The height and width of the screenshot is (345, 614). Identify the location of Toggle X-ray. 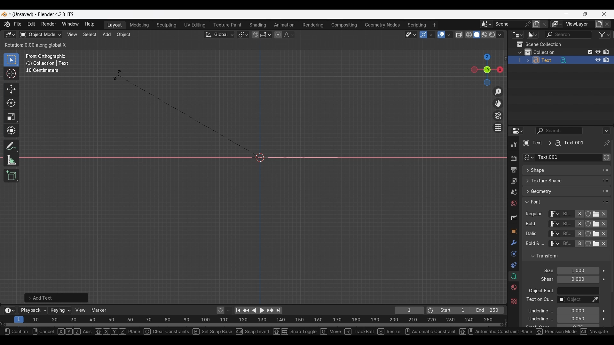
(459, 35).